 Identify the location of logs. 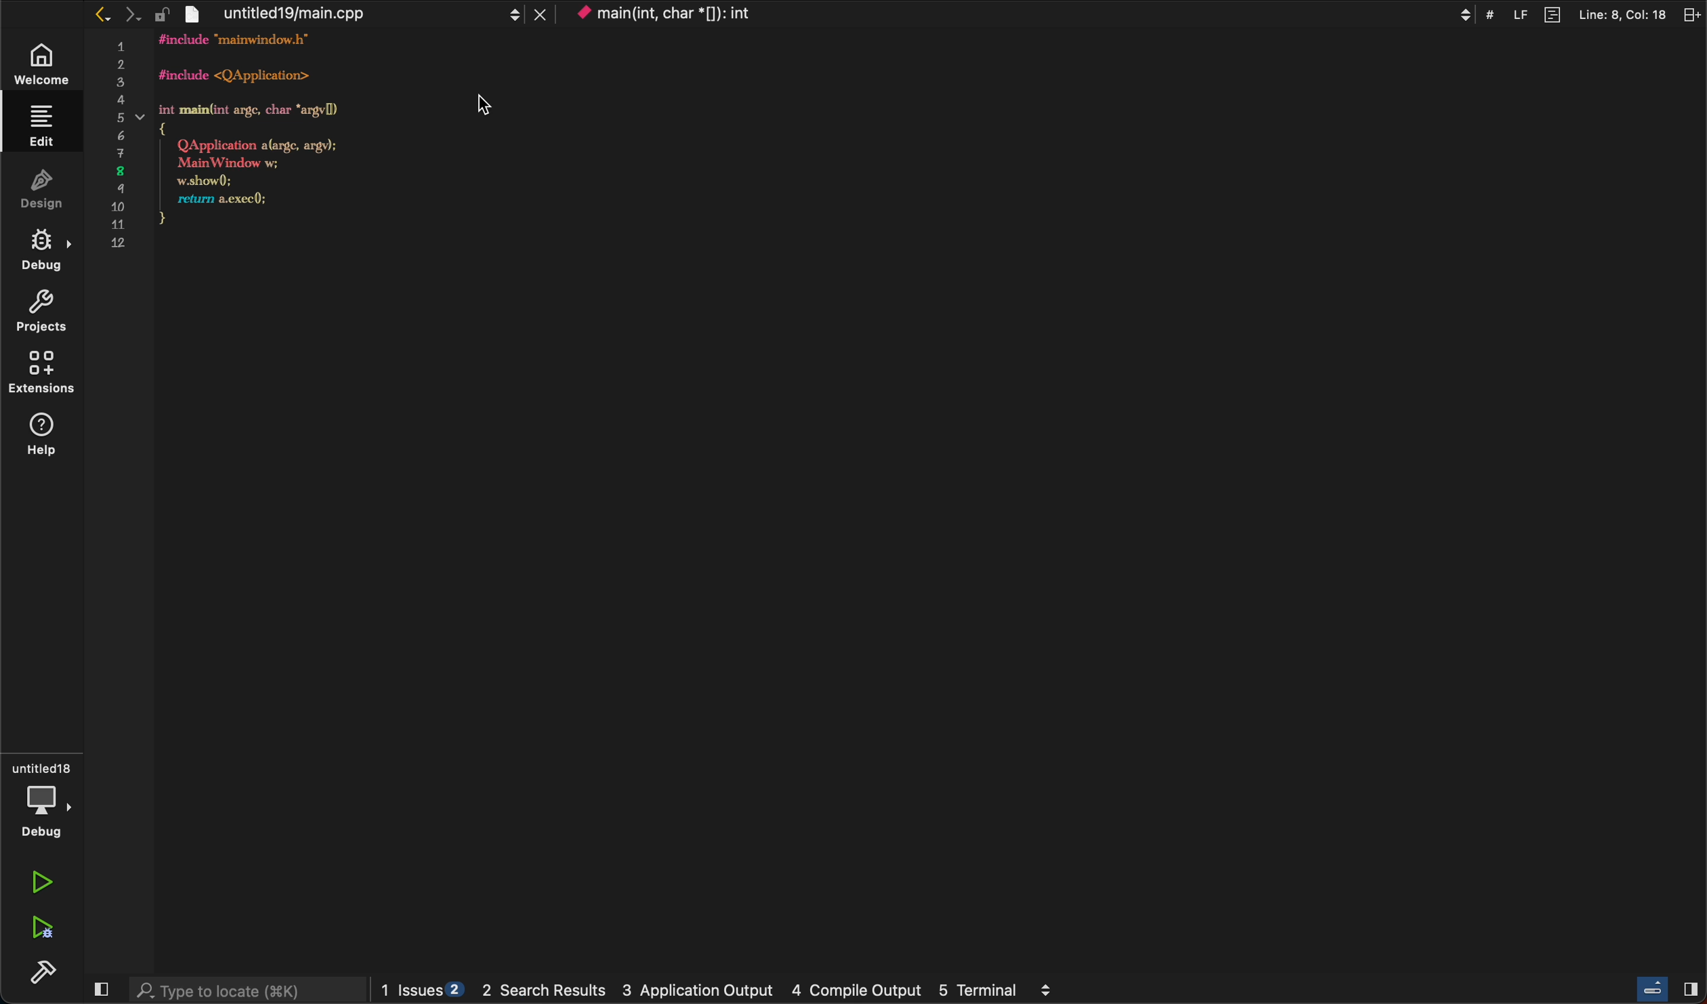
(723, 990).